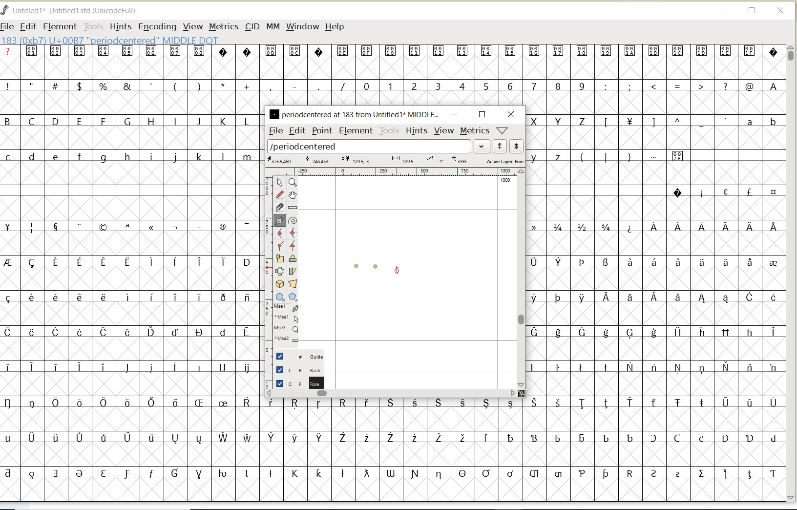 The width and height of the screenshot is (797, 510). Describe the element at coordinates (295, 370) in the screenshot. I see `background` at that location.